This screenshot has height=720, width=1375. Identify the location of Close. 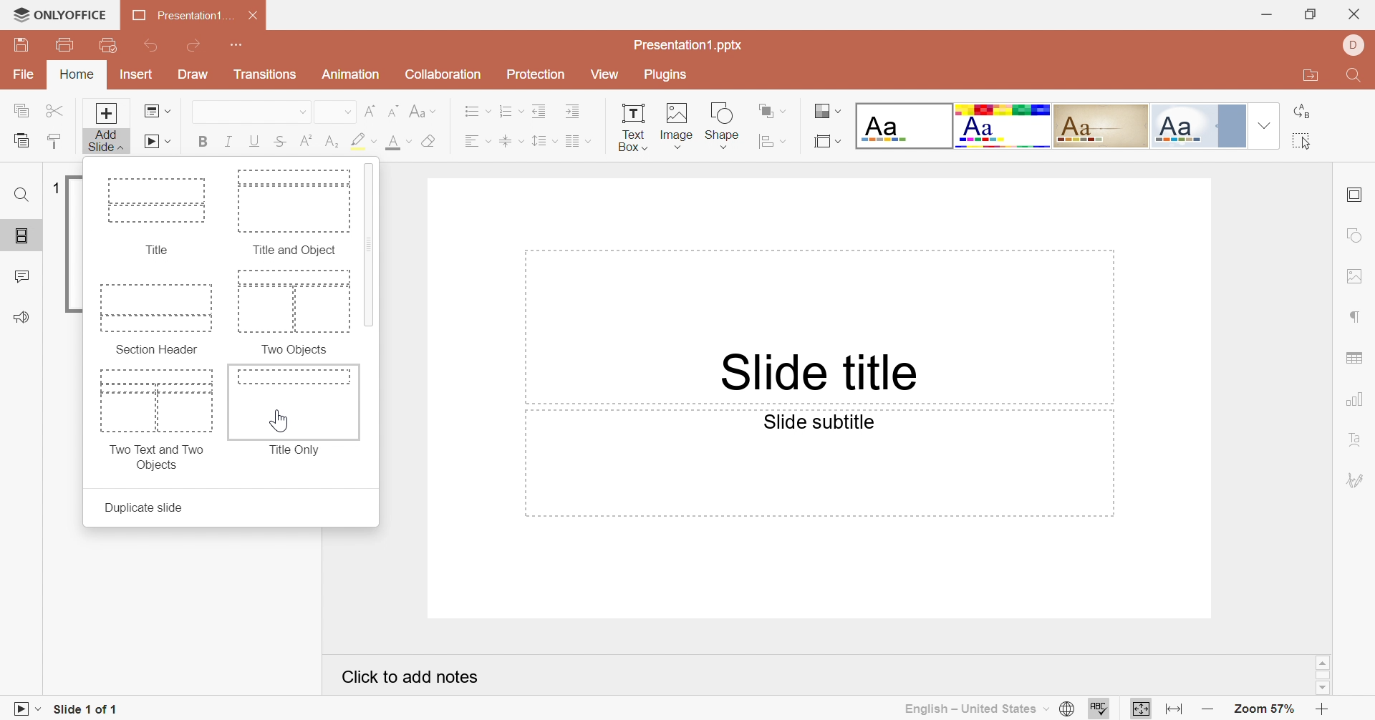
(255, 16).